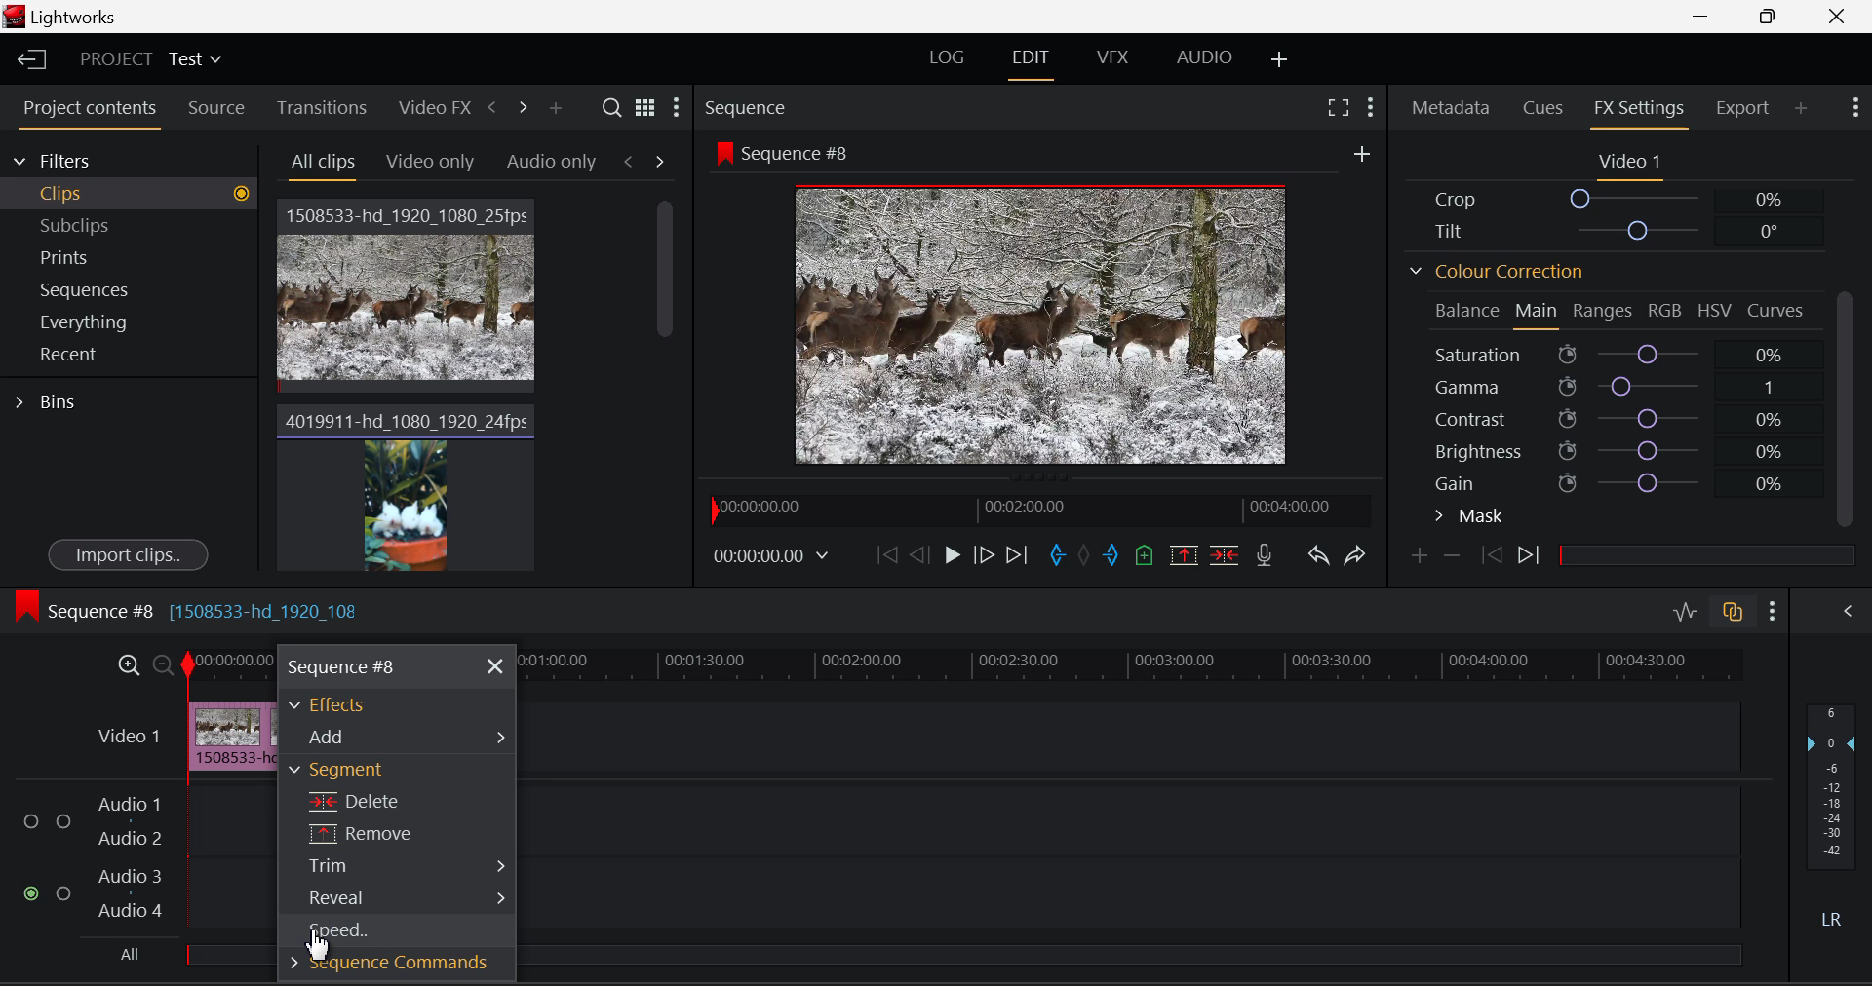  Describe the element at coordinates (1145, 555) in the screenshot. I see `Add Cue` at that location.